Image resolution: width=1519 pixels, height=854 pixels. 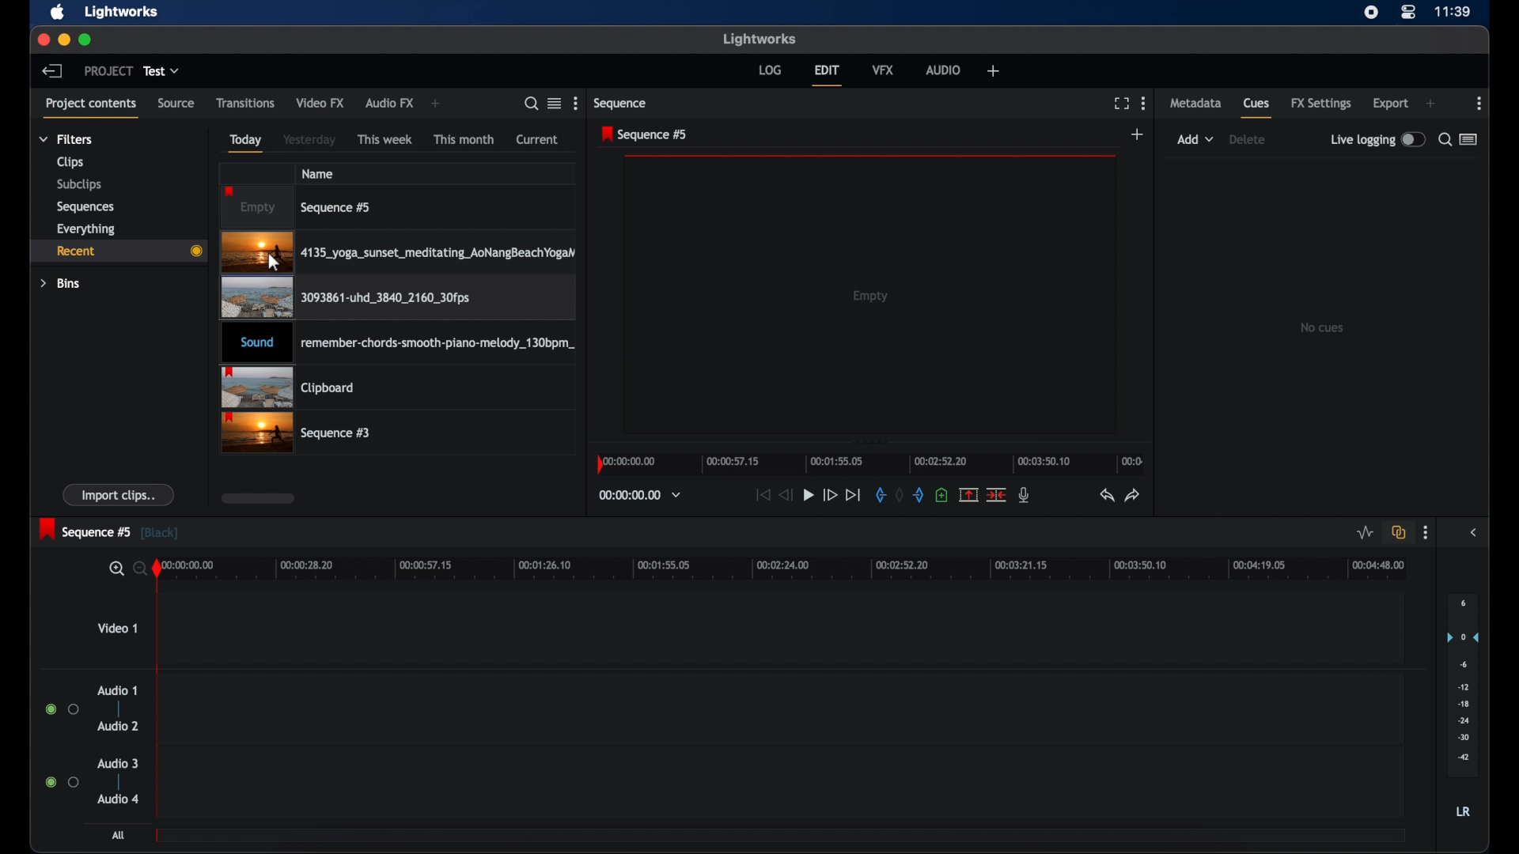 What do you see at coordinates (122, 12) in the screenshot?
I see `lightworks` at bounding box center [122, 12].